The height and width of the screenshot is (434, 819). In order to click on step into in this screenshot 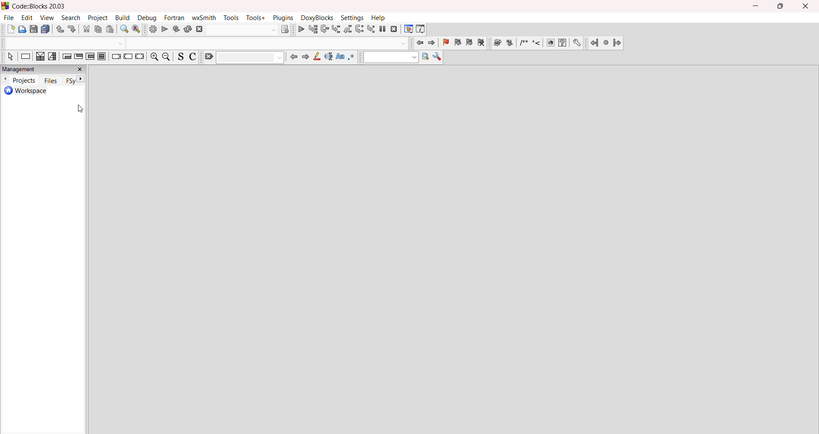, I will do `click(335, 29)`.